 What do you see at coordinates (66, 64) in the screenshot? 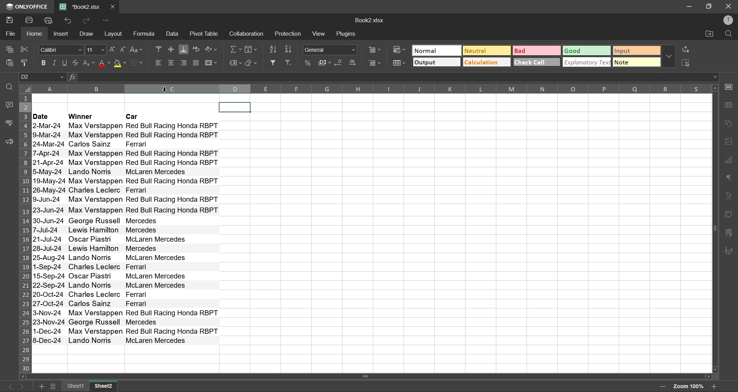
I see `underline` at bounding box center [66, 64].